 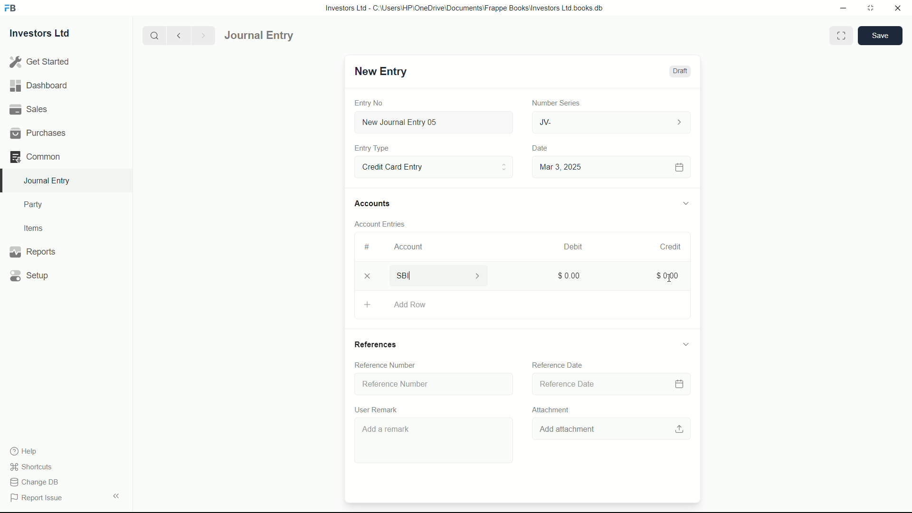 What do you see at coordinates (116, 495) in the screenshot?
I see `expand/collapse` at bounding box center [116, 495].